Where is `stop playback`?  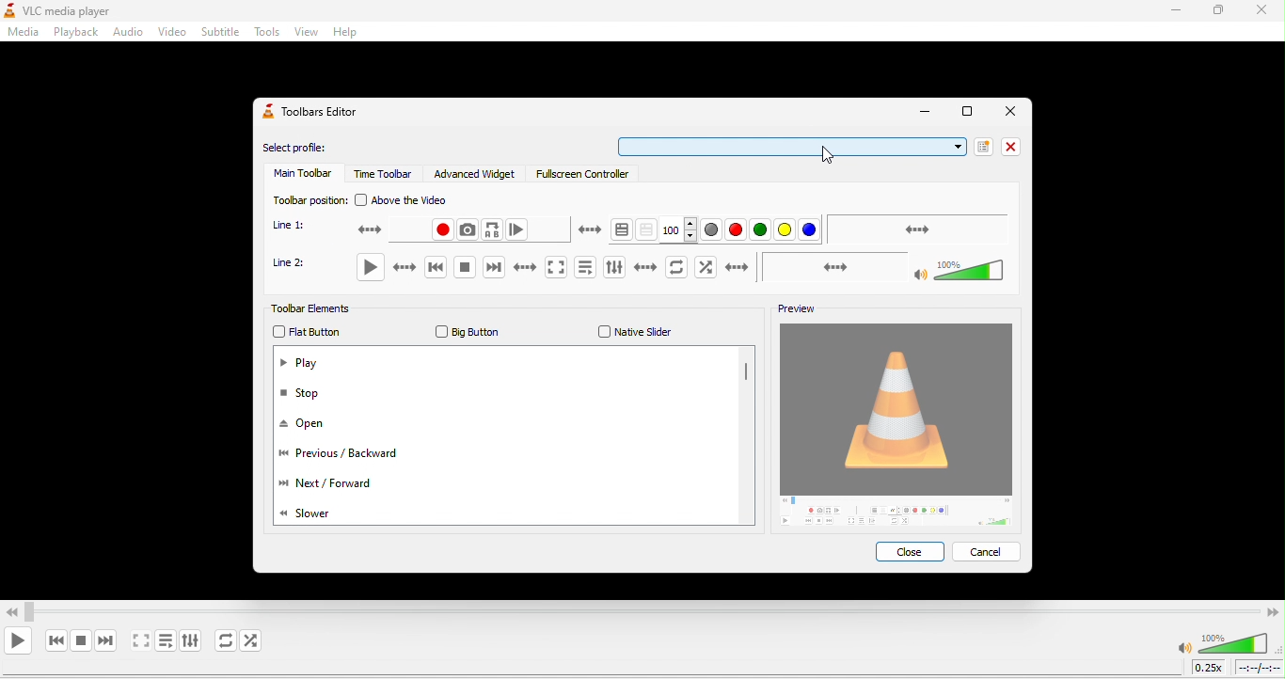
stop playback is located at coordinates (82, 640).